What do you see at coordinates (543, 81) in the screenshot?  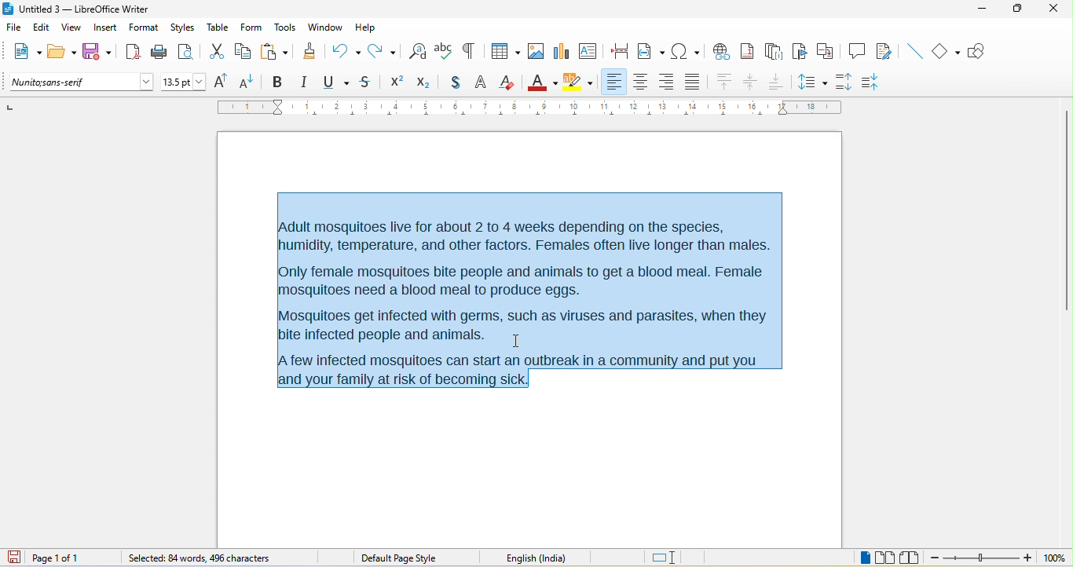 I see `font color` at bounding box center [543, 81].